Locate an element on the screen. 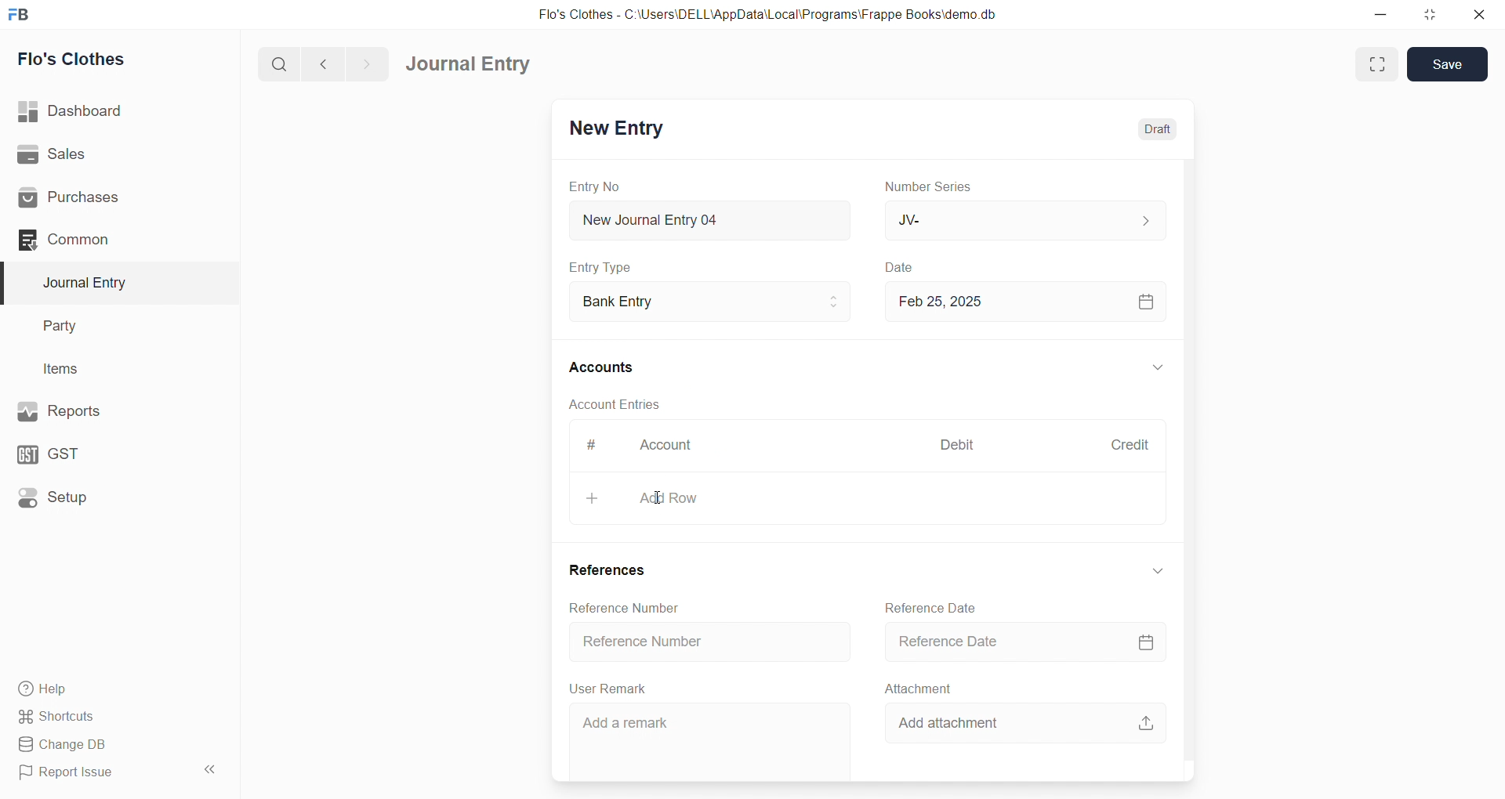 The image size is (1505, 799). Bank Entry is located at coordinates (709, 302).